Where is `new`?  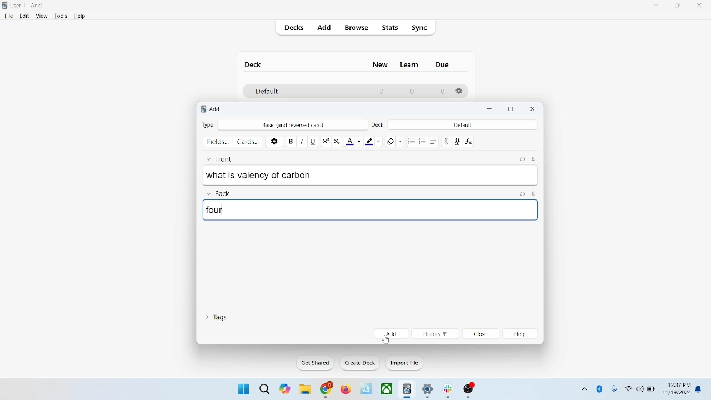 new is located at coordinates (380, 64).